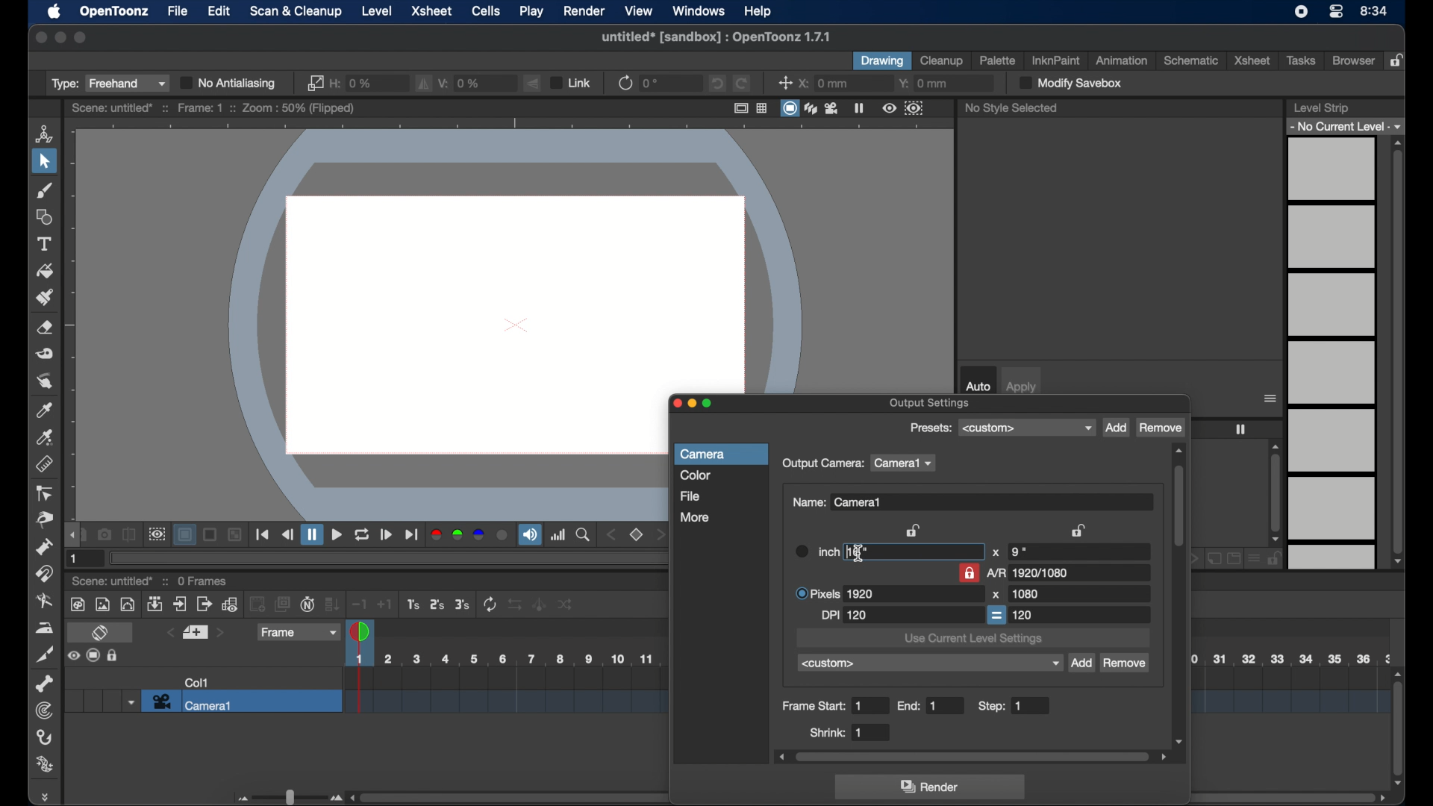 Image resolution: width=1433 pixels, height=806 pixels. Describe the element at coordinates (1024, 614) in the screenshot. I see `120` at that location.